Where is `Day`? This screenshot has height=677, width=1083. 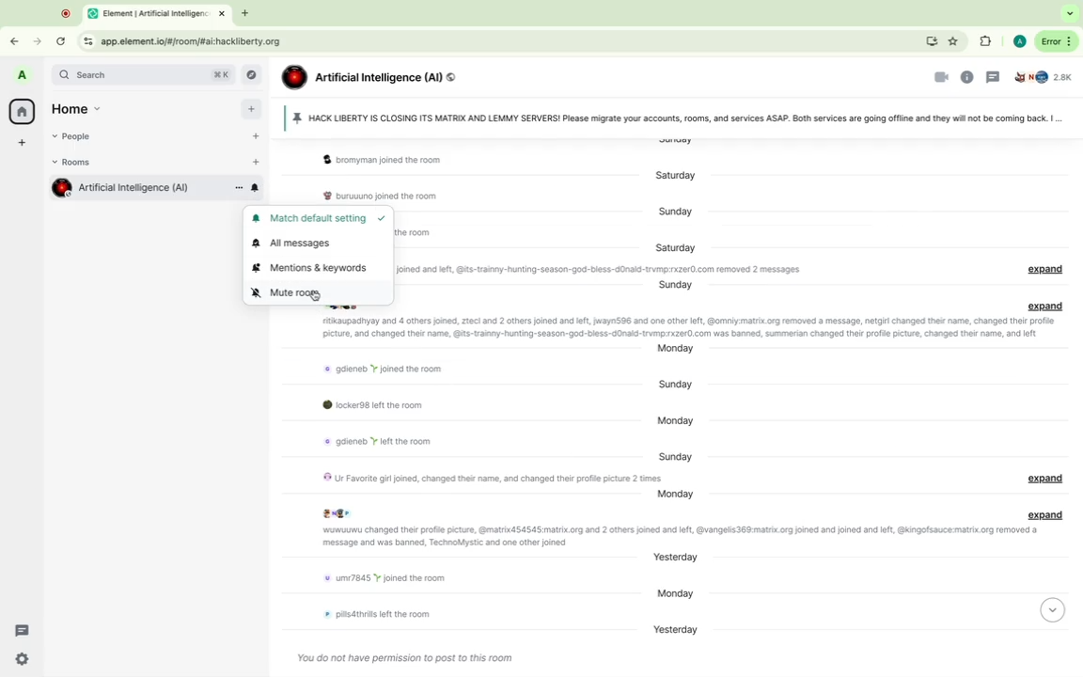
Day is located at coordinates (671, 176).